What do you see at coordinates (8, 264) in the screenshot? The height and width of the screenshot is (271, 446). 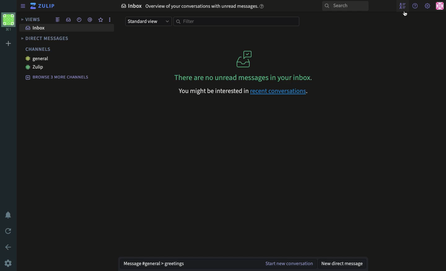 I see `settings` at bounding box center [8, 264].